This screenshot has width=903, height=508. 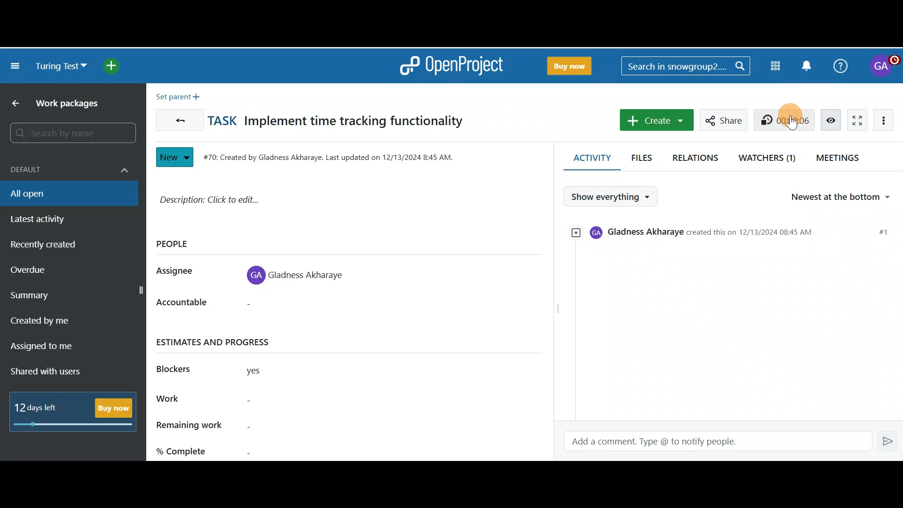 What do you see at coordinates (16, 67) in the screenshot?
I see `Collapse project menu` at bounding box center [16, 67].